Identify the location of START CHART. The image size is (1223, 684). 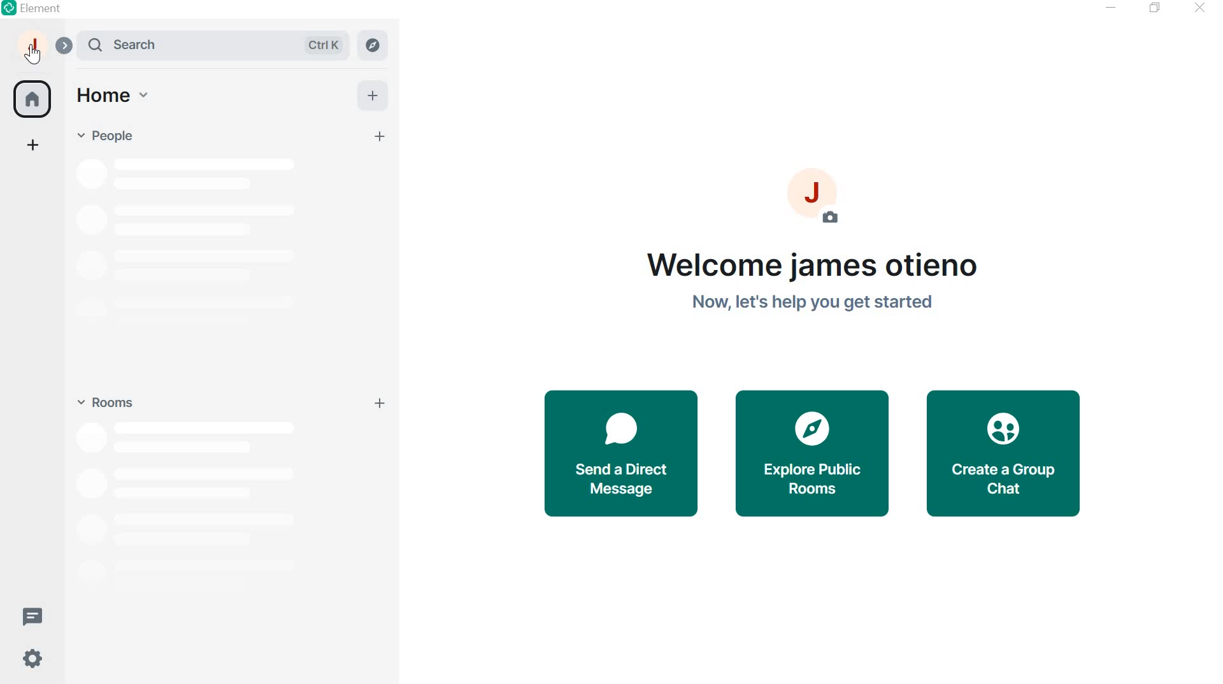
(381, 138).